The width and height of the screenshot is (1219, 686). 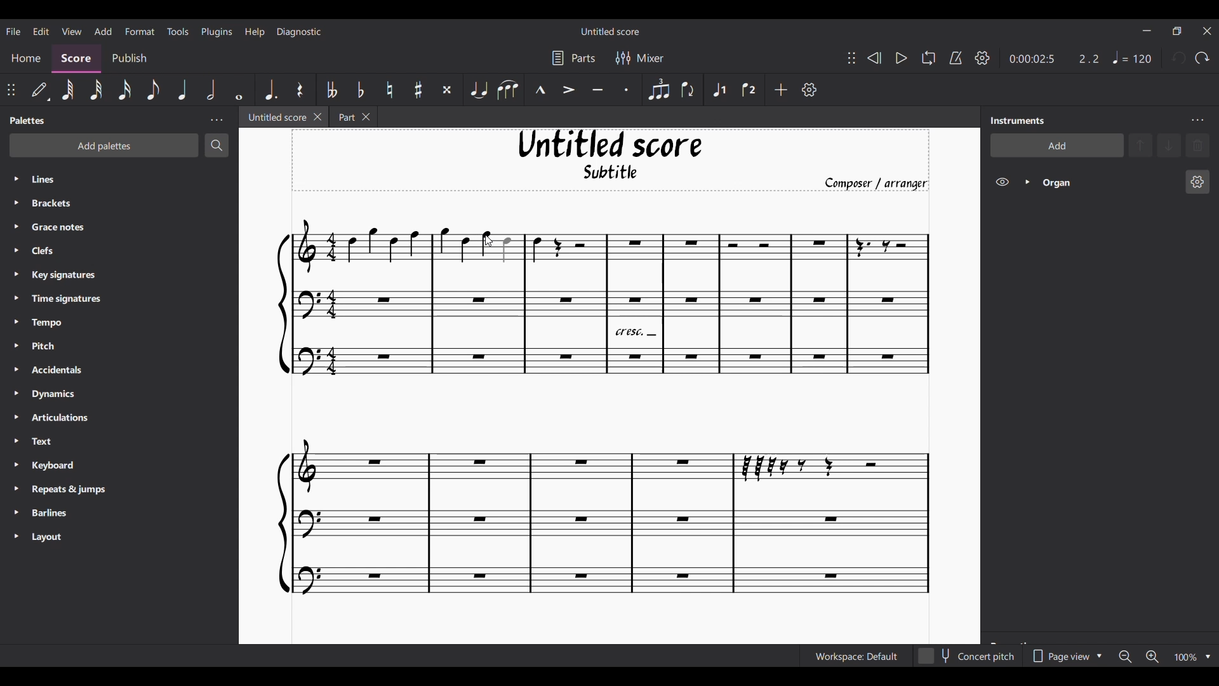 What do you see at coordinates (255, 32) in the screenshot?
I see `Help menu` at bounding box center [255, 32].